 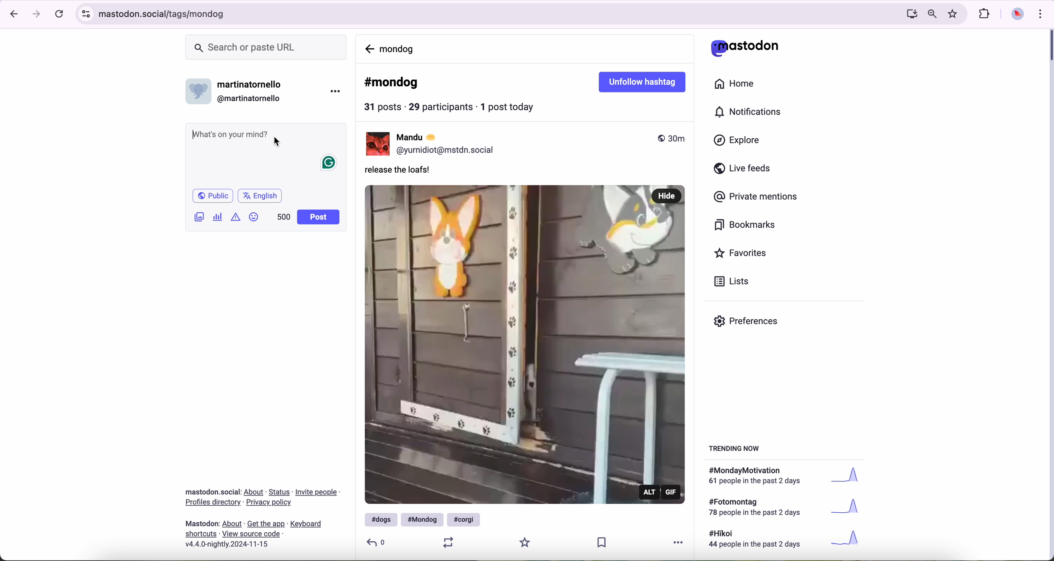 I want to click on link, so click(x=232, y=524).